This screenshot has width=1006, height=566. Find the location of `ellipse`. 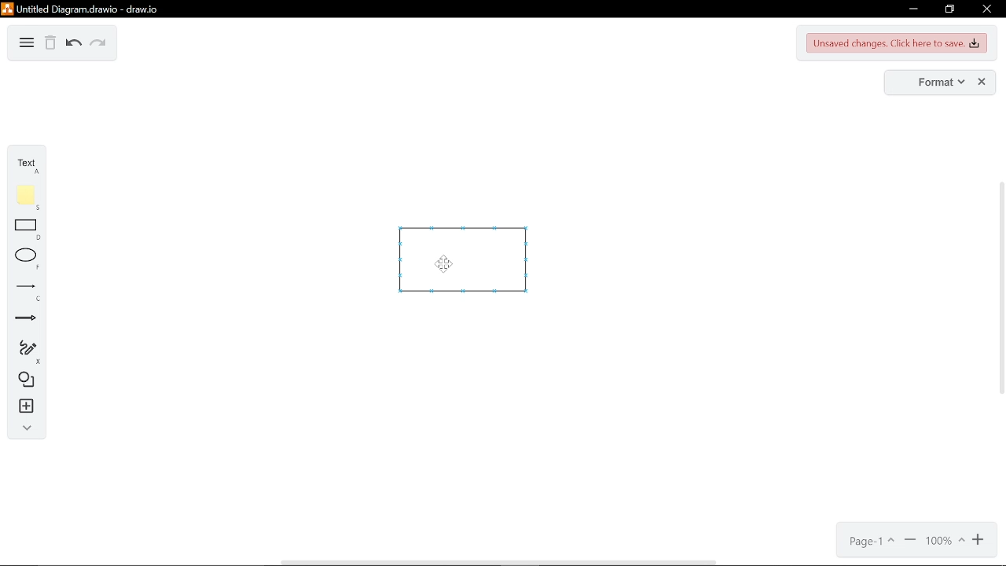

ellipse is located at coordinates (28, 259).